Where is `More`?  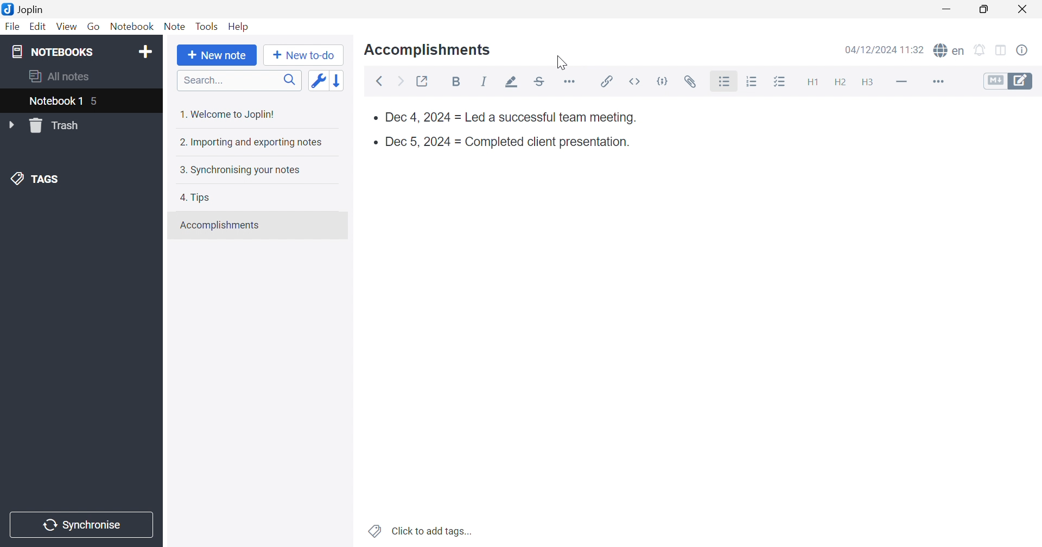 More is located at coordinates (939, 83).